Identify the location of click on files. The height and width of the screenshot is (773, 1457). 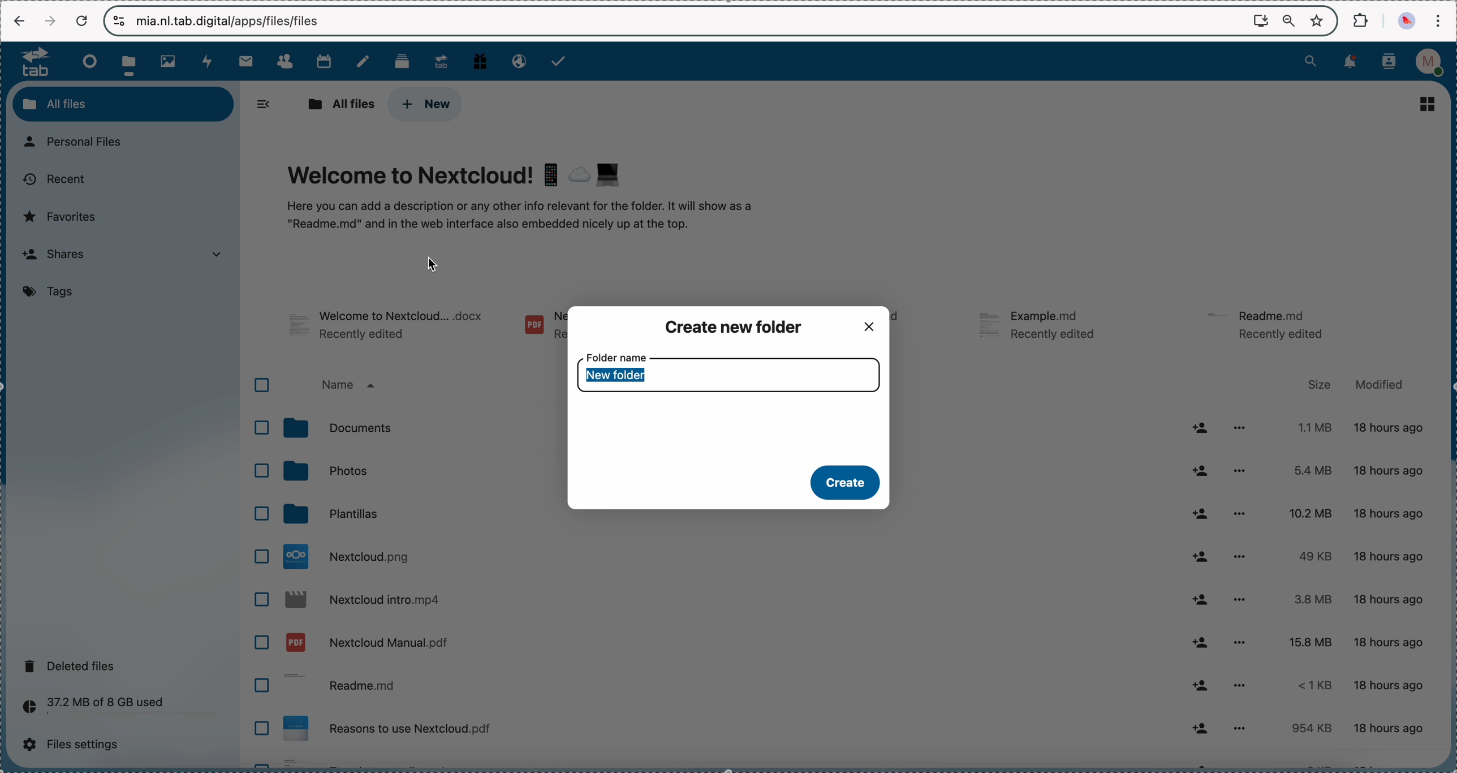
(132, 61).